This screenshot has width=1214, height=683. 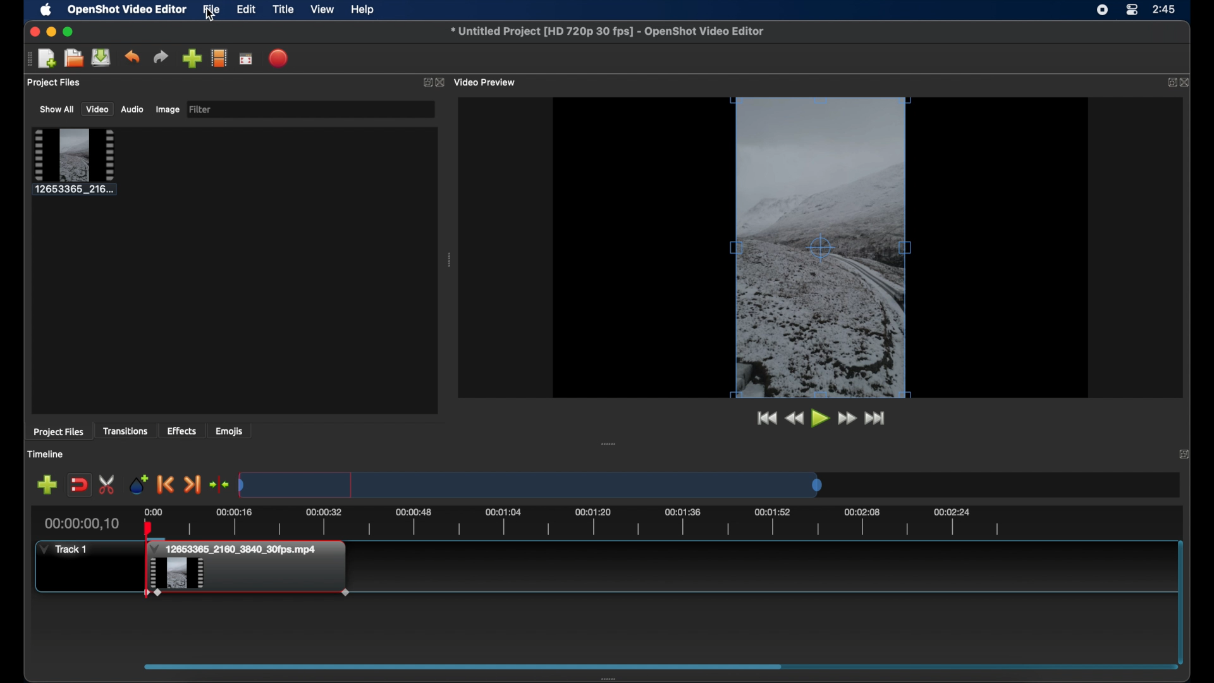 What do you see at coordinates (138, 483) in the screenshot?
I see `add marker` at bounding box center [138, 483].